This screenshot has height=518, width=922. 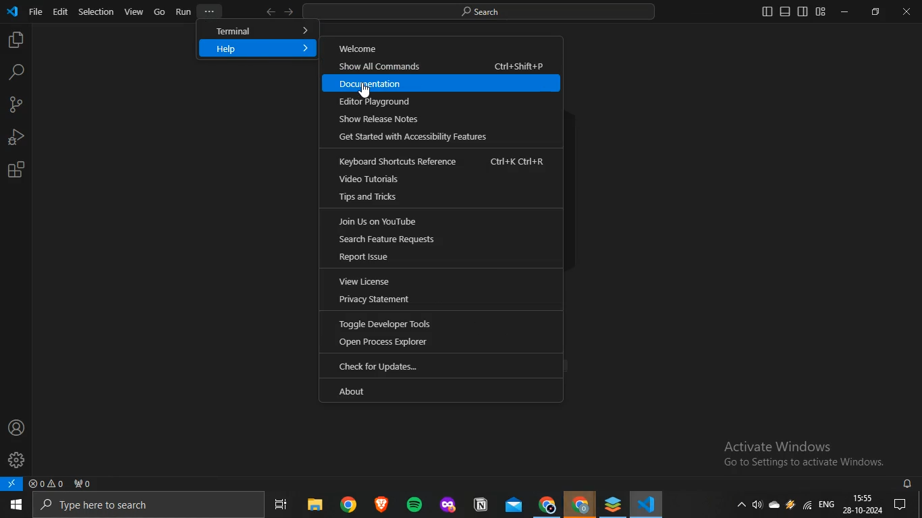 I want to click on show hidden icons, so click(x=742, y=507).